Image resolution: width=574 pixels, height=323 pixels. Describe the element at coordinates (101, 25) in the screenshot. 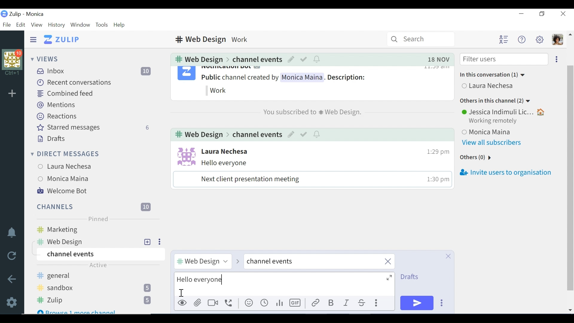

I see `Tools` at that location.